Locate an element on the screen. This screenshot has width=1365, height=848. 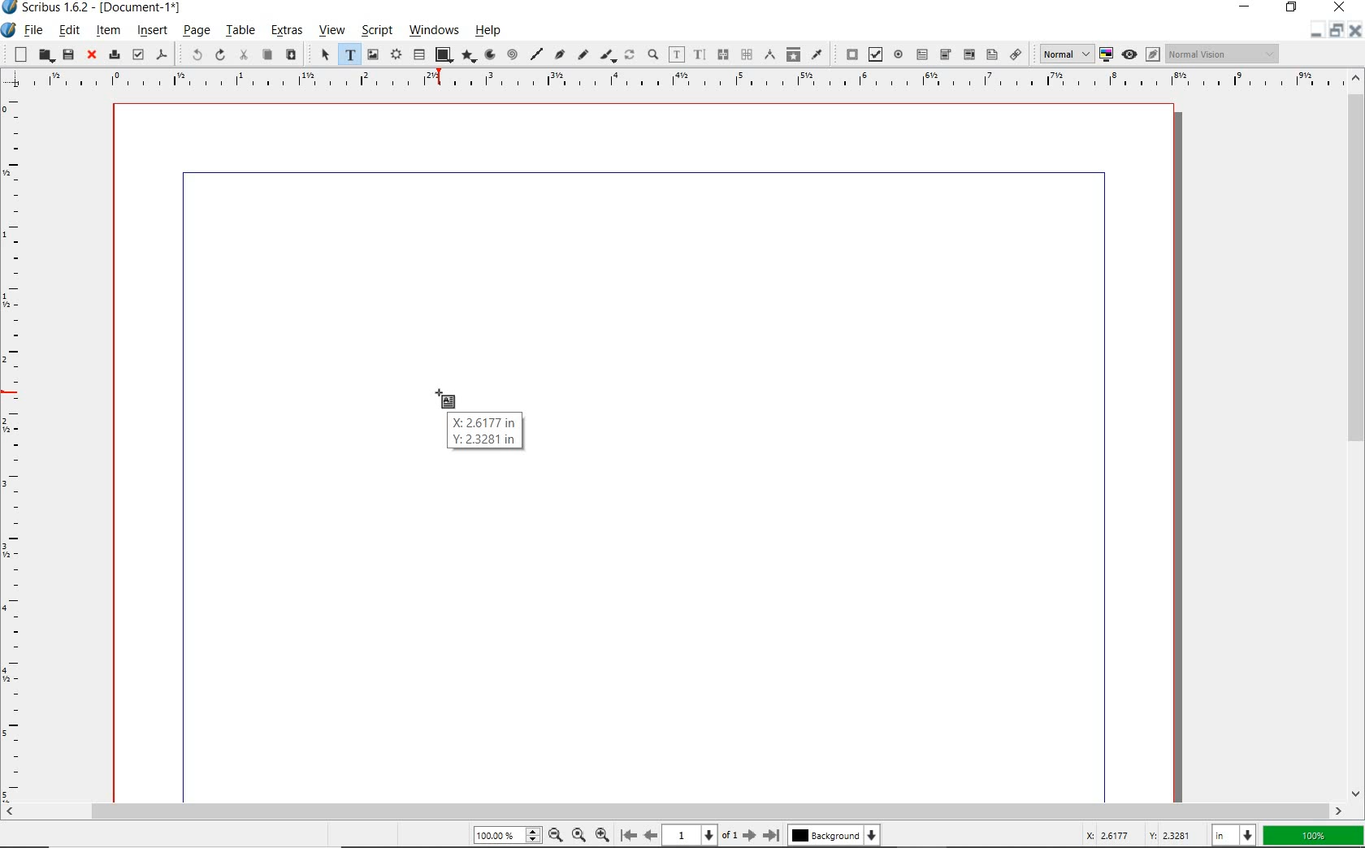
help is located at coordinates (487, 32).